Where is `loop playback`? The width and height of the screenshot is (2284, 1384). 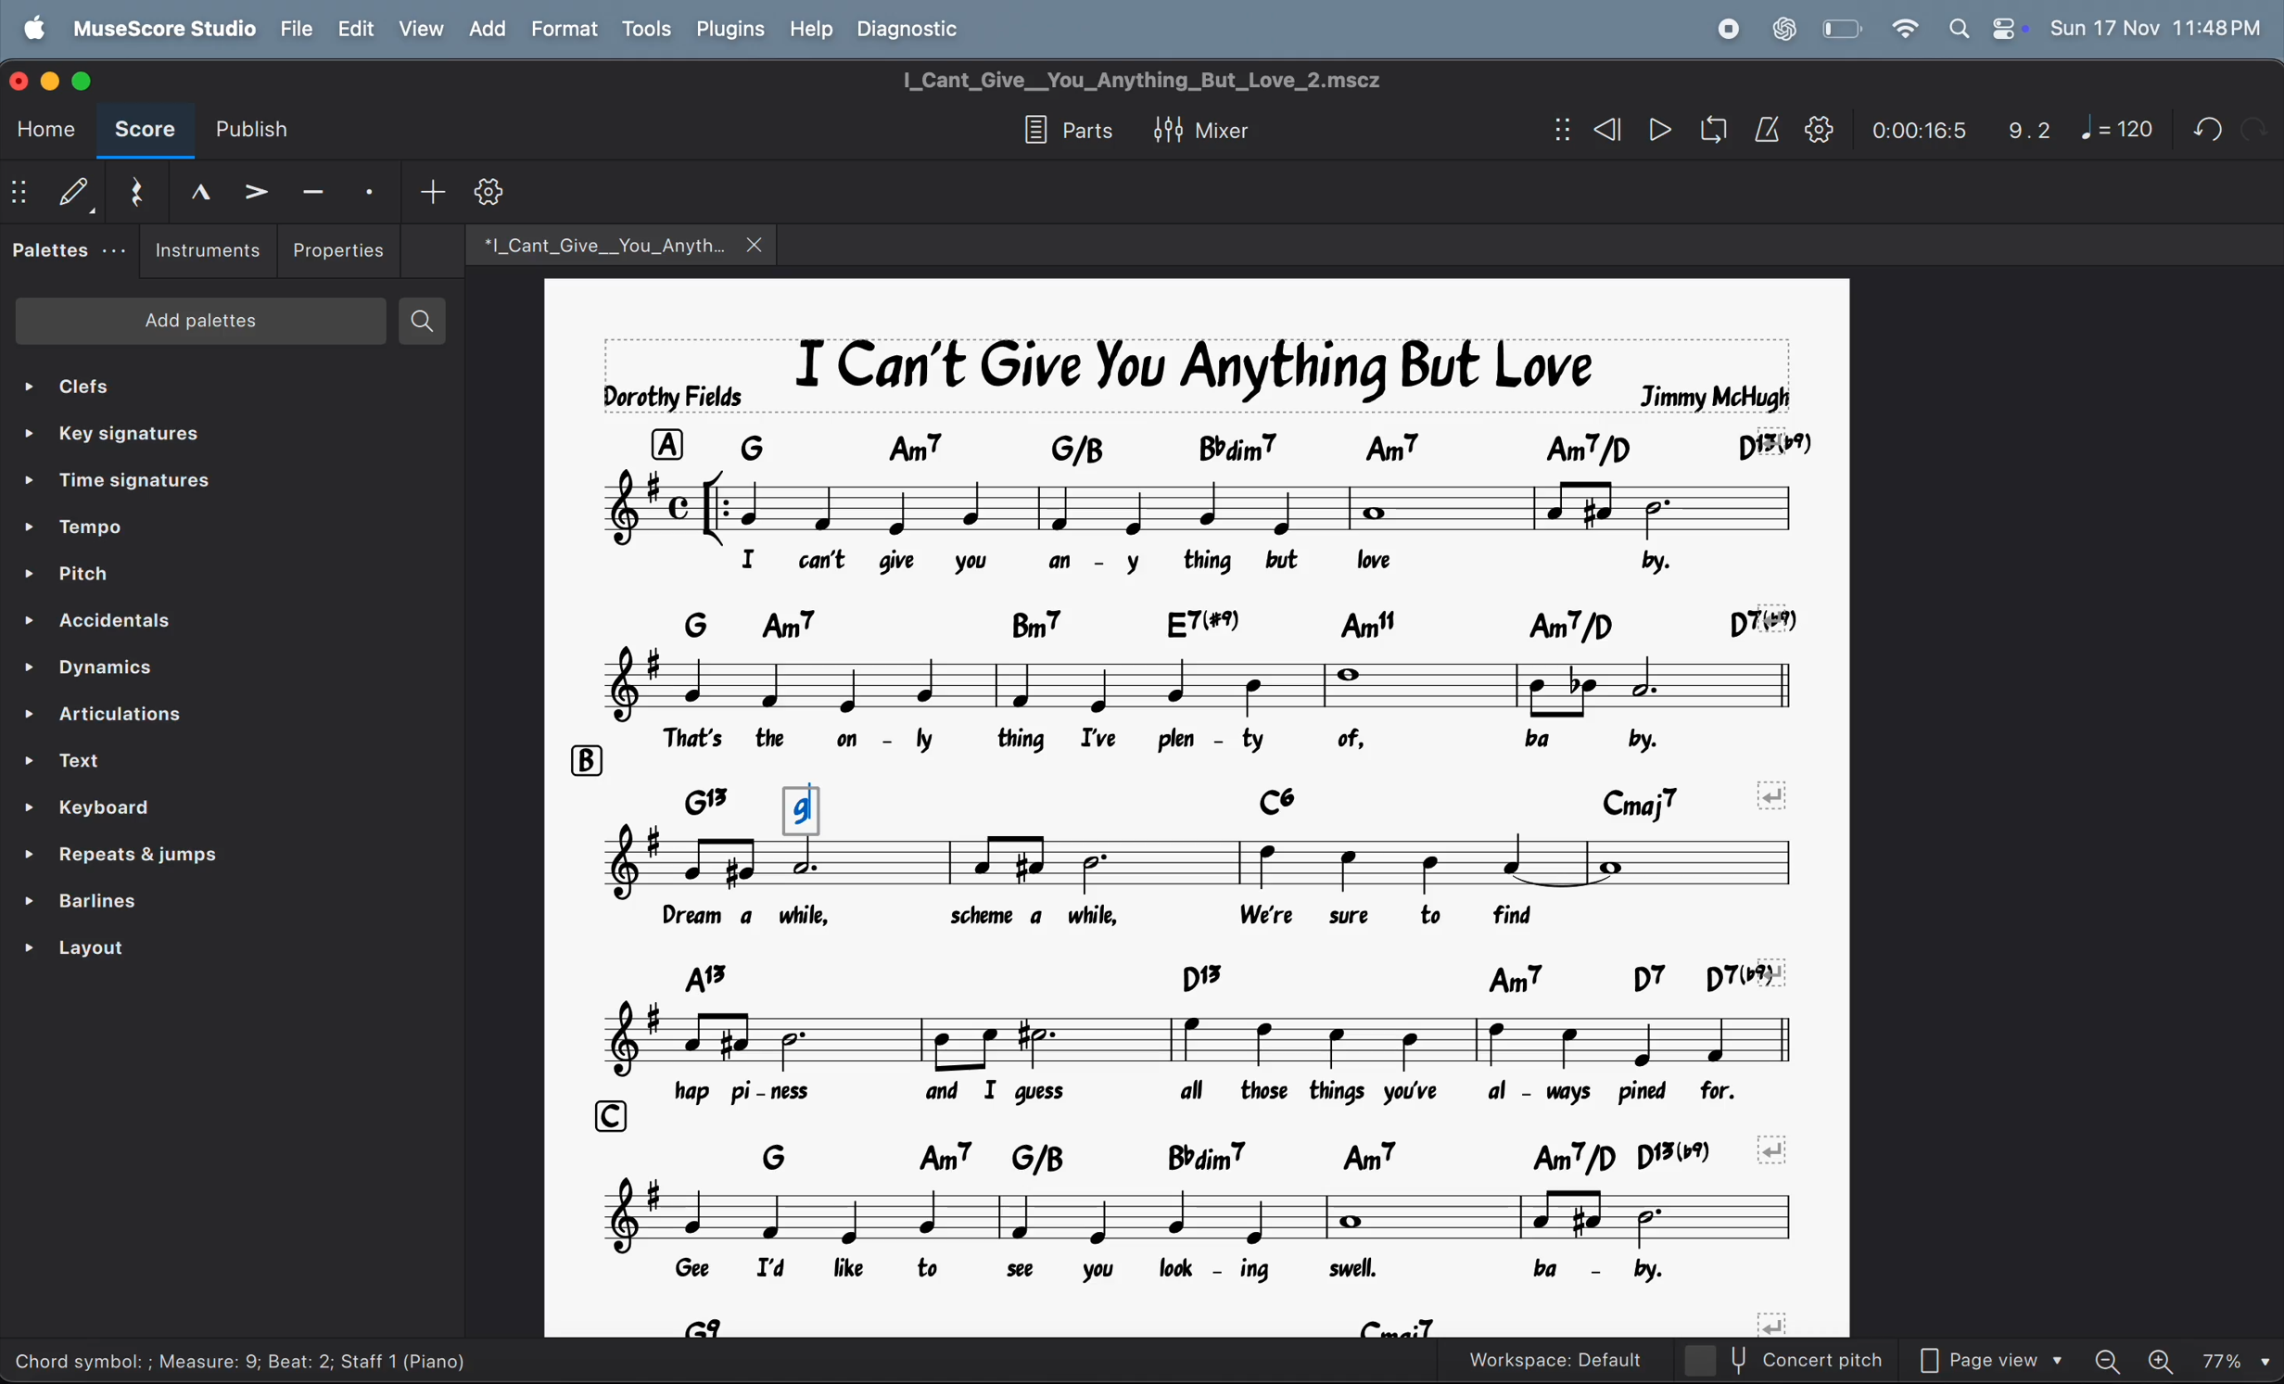 loop playback is located at coordinates (1707, 131).